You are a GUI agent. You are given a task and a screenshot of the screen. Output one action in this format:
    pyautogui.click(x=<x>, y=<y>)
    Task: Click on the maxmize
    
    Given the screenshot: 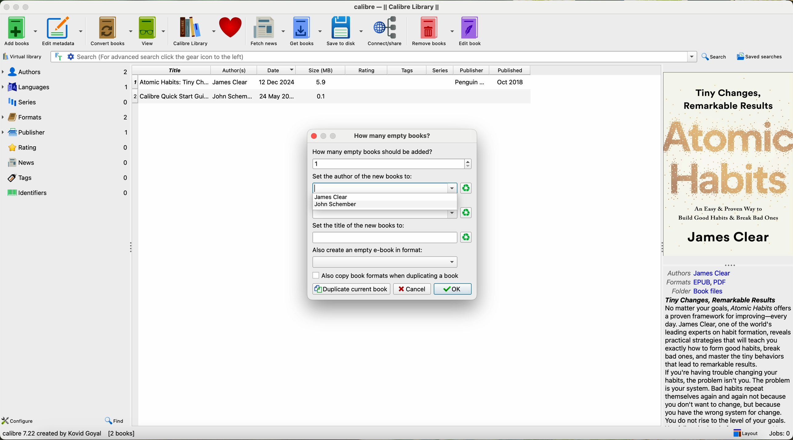 What is the action you would take?
    pyautogui.click(x=322, y=138)
    